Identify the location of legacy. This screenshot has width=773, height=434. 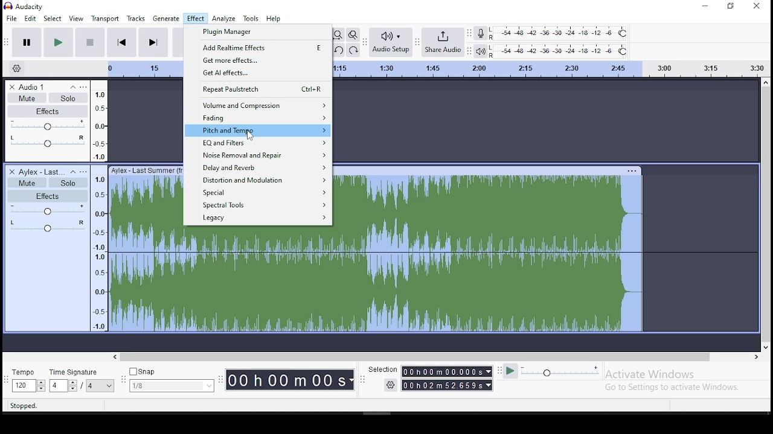
(257, 219).